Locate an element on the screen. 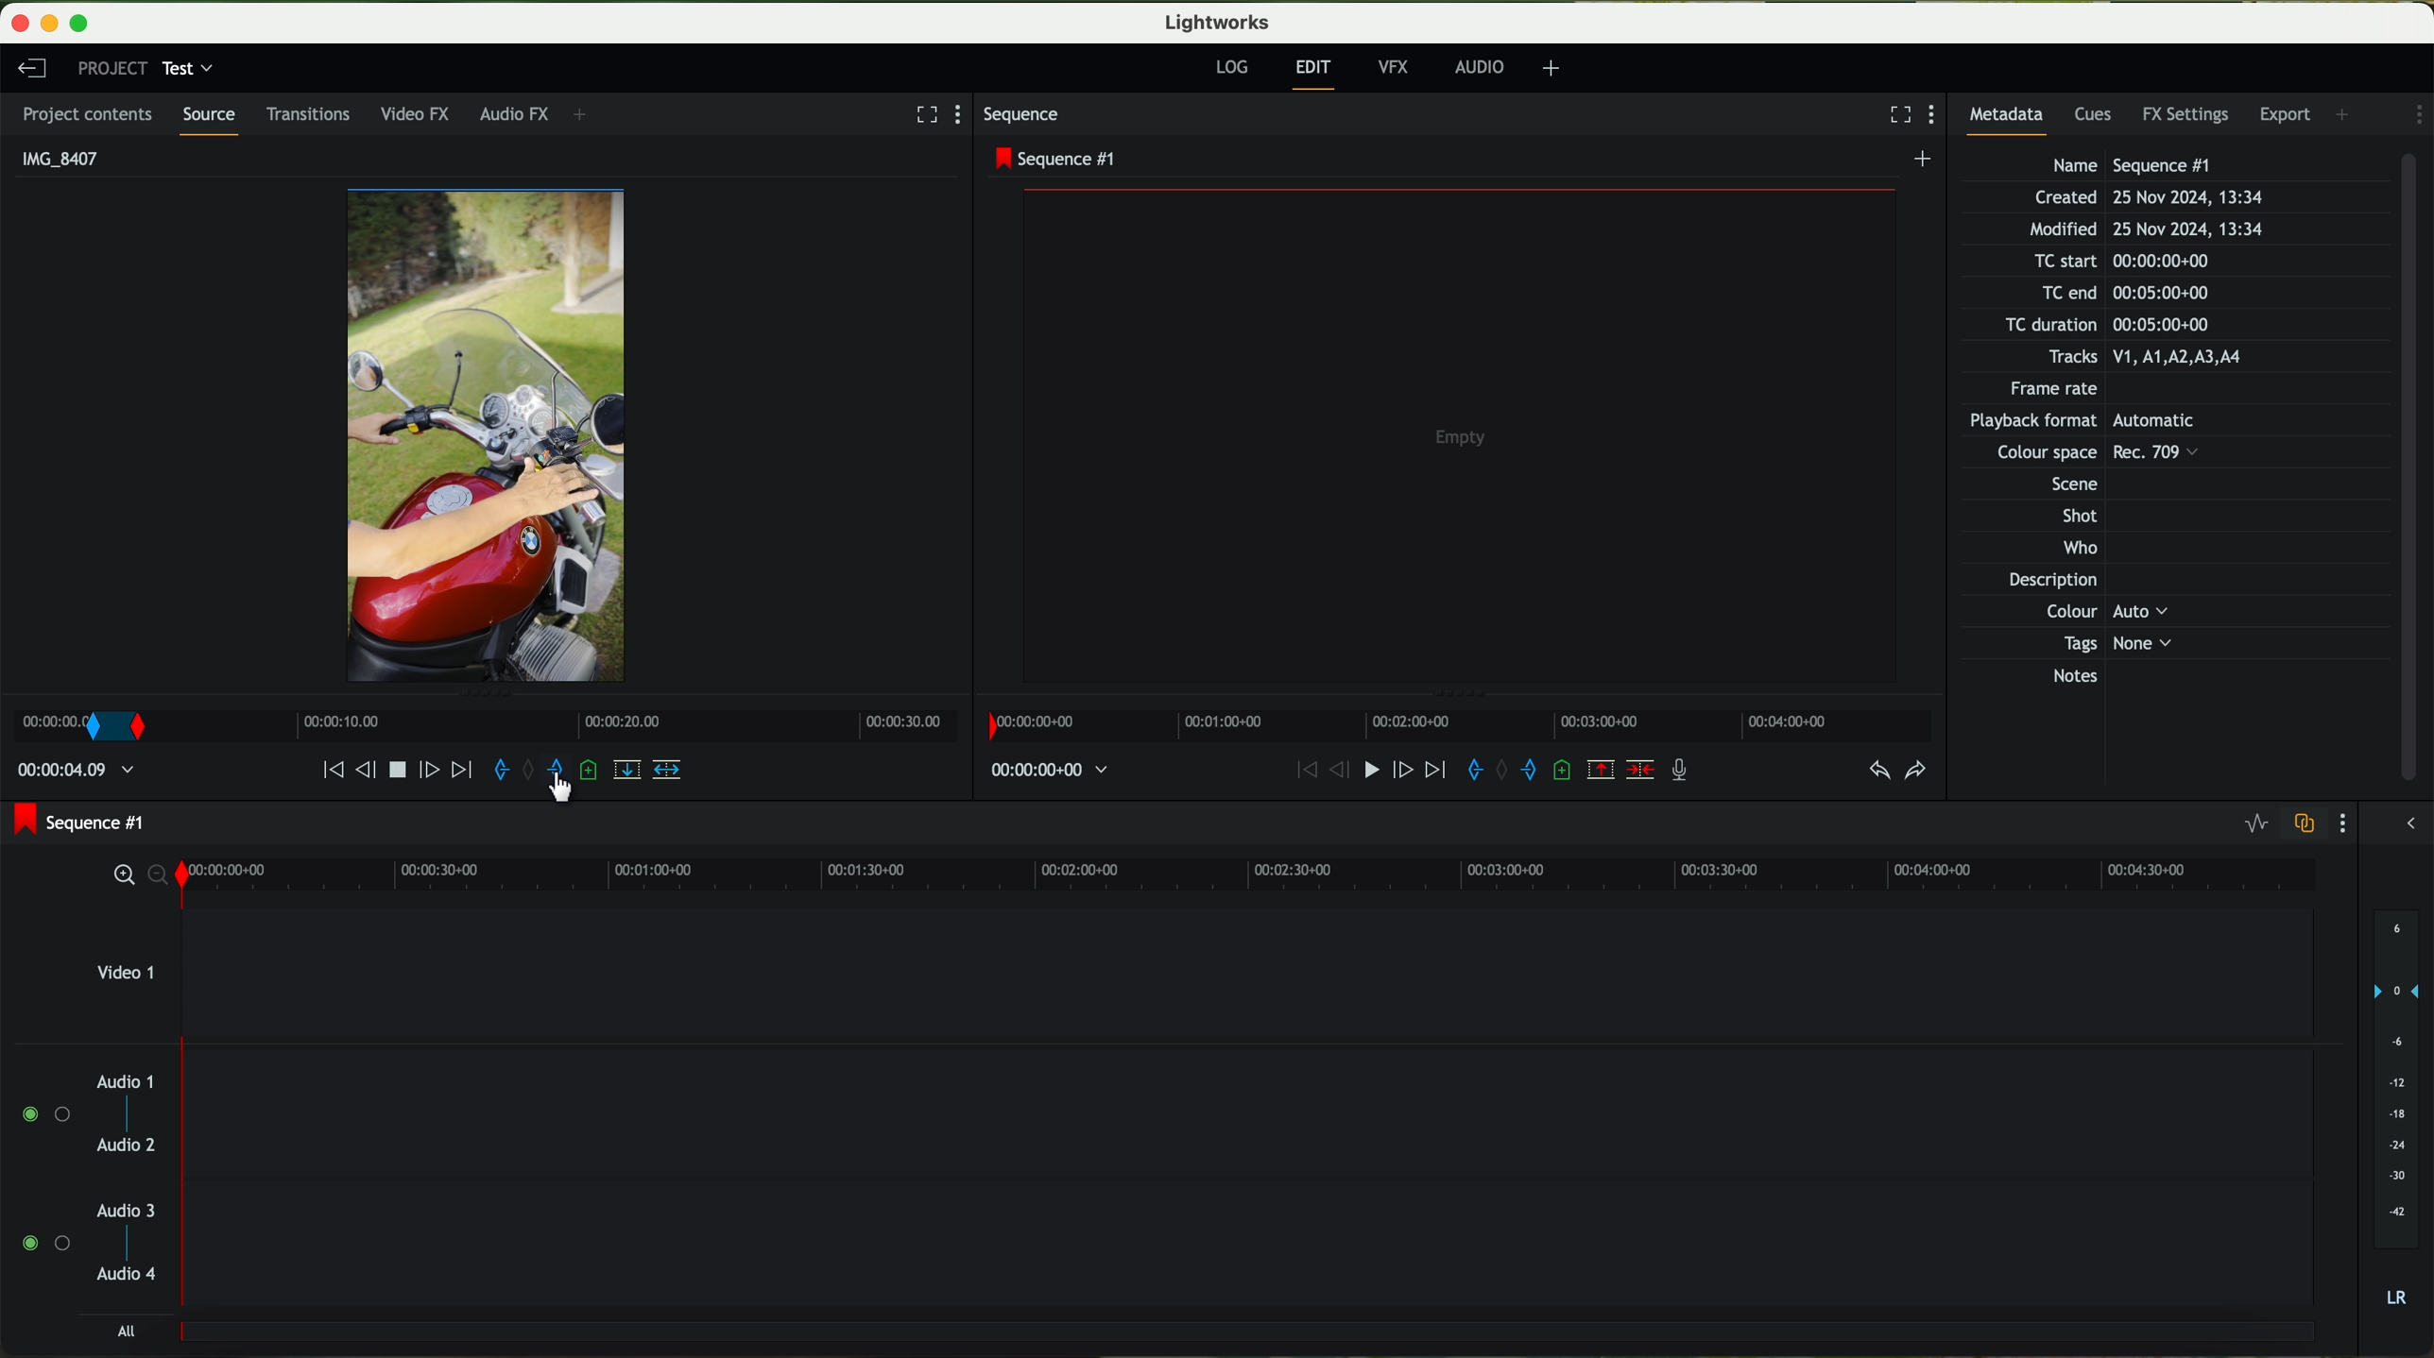 Image resolution: width=2434 pixels, height=1358 pixels. all is located at coordinates (129, 1333).